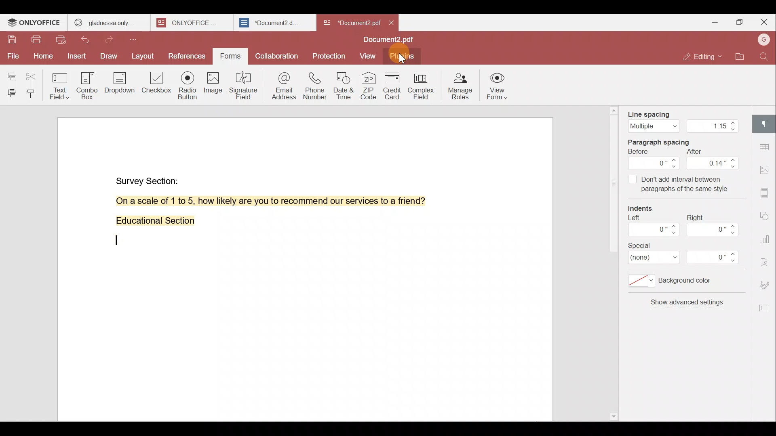 The height and width of the screenshot is (436, 776). What do you see at coordinates (740, 58) in the screenshot?
I see `Open file location` at bounding box center [740, 58].